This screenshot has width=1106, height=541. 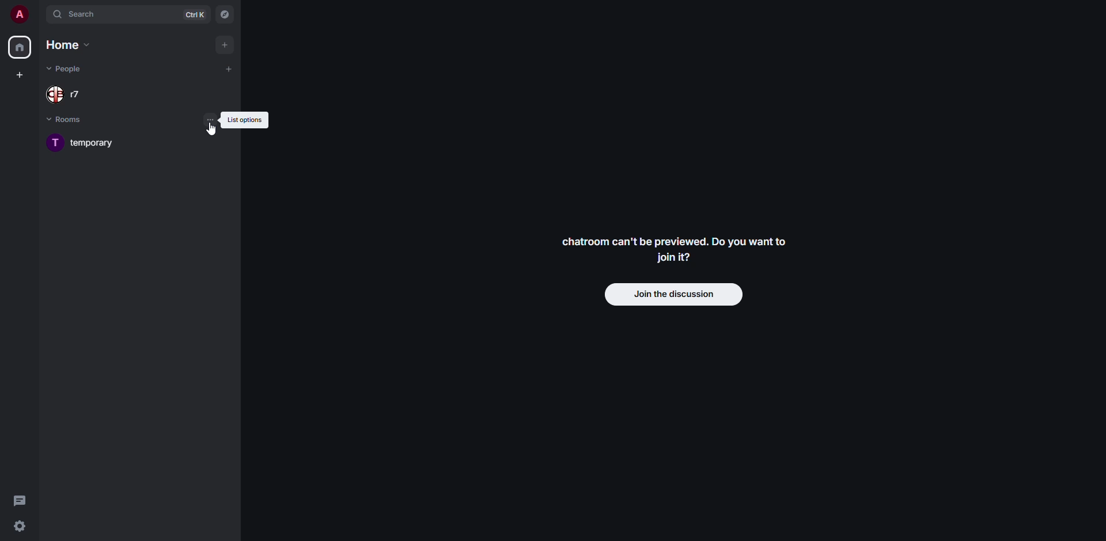 I want to click on quick settings, so click(x=21, y=525).